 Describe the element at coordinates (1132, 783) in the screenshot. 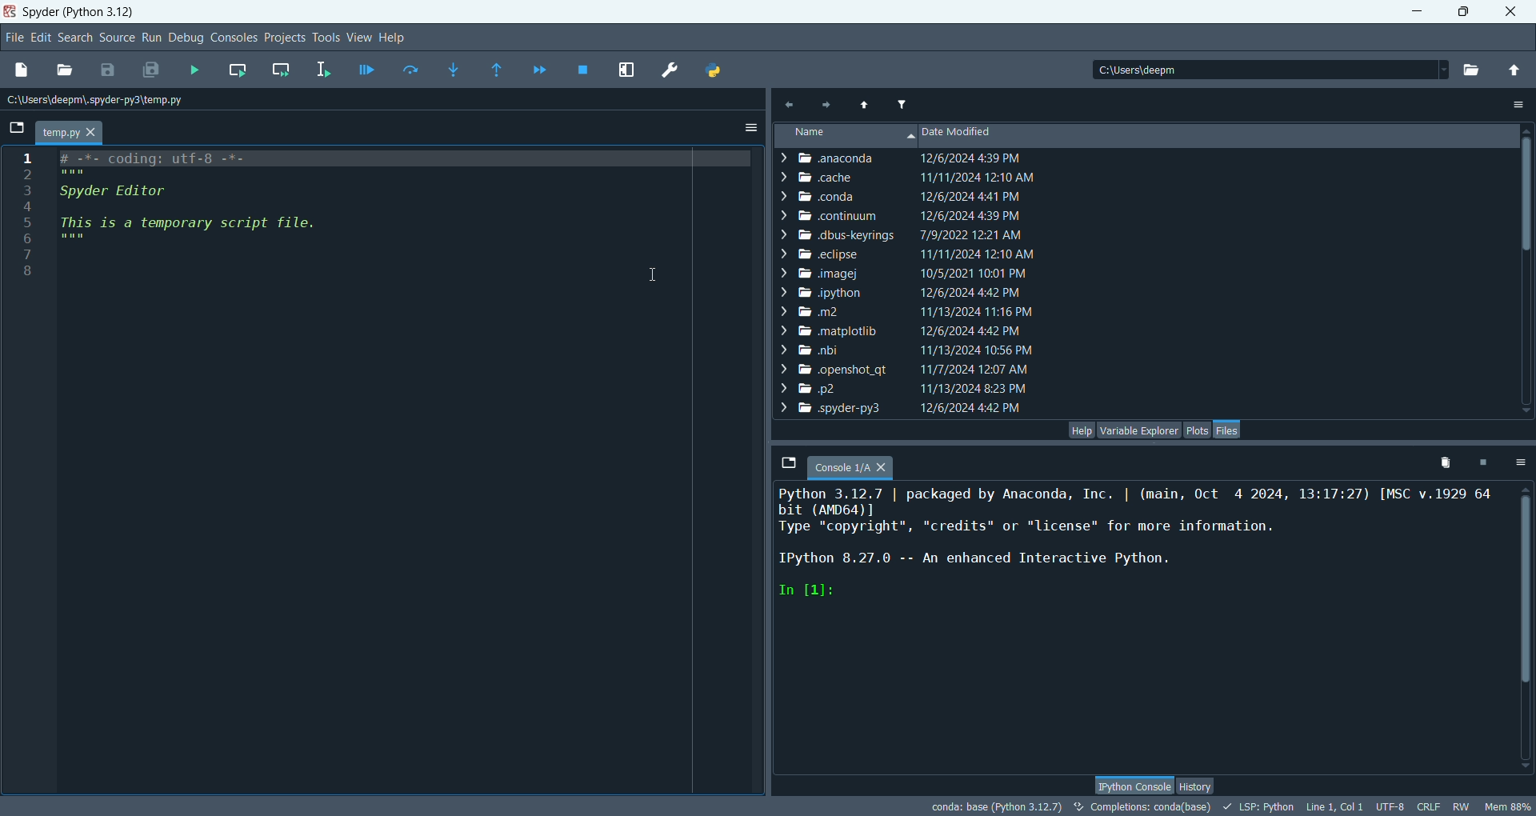

I see `IPython console` at that location.